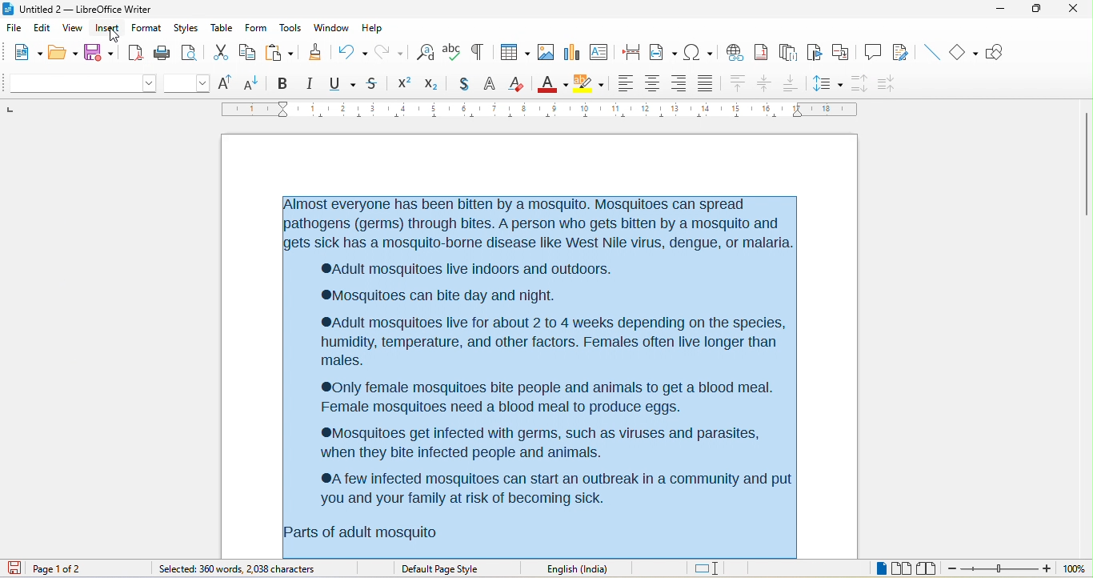  What do you see at coordinates (442, 569) in the screenshot?
I see `default page style` at bounding box center [442, 569].